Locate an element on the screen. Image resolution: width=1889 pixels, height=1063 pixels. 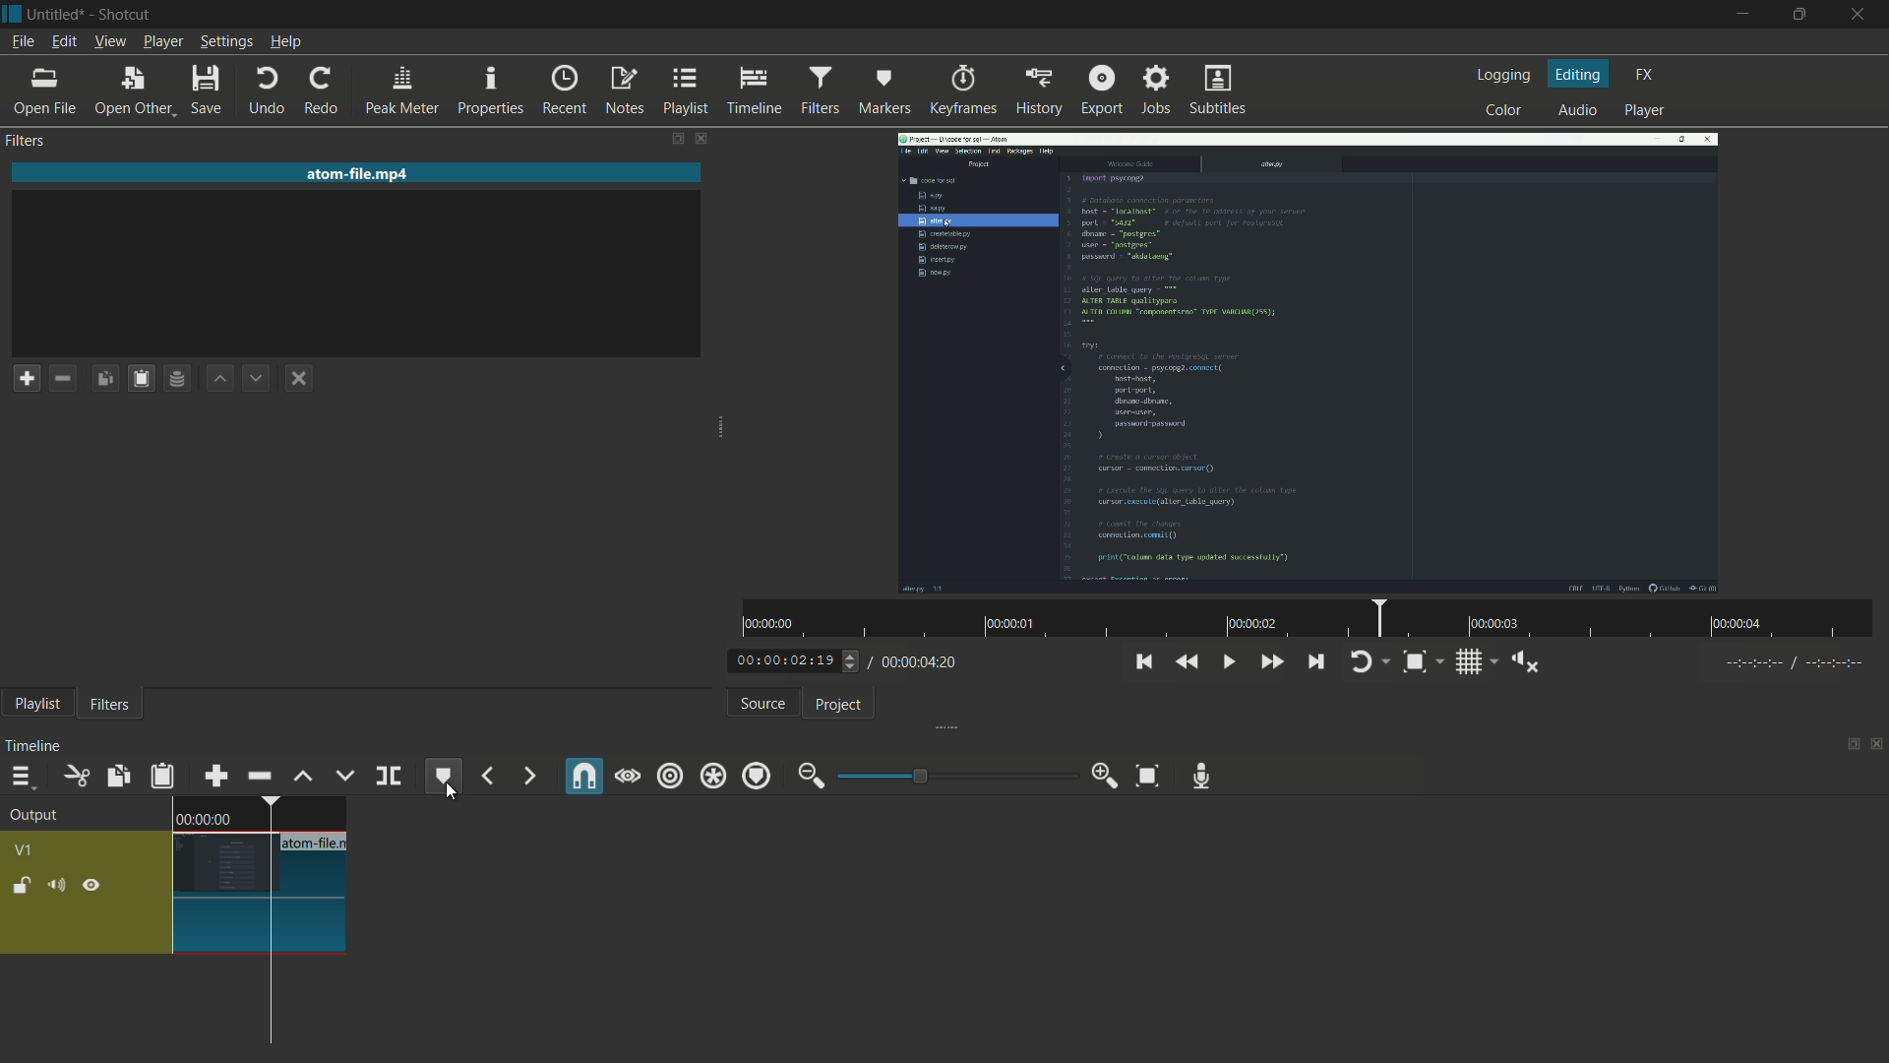
previous marker is located at coordinates (486, 778).